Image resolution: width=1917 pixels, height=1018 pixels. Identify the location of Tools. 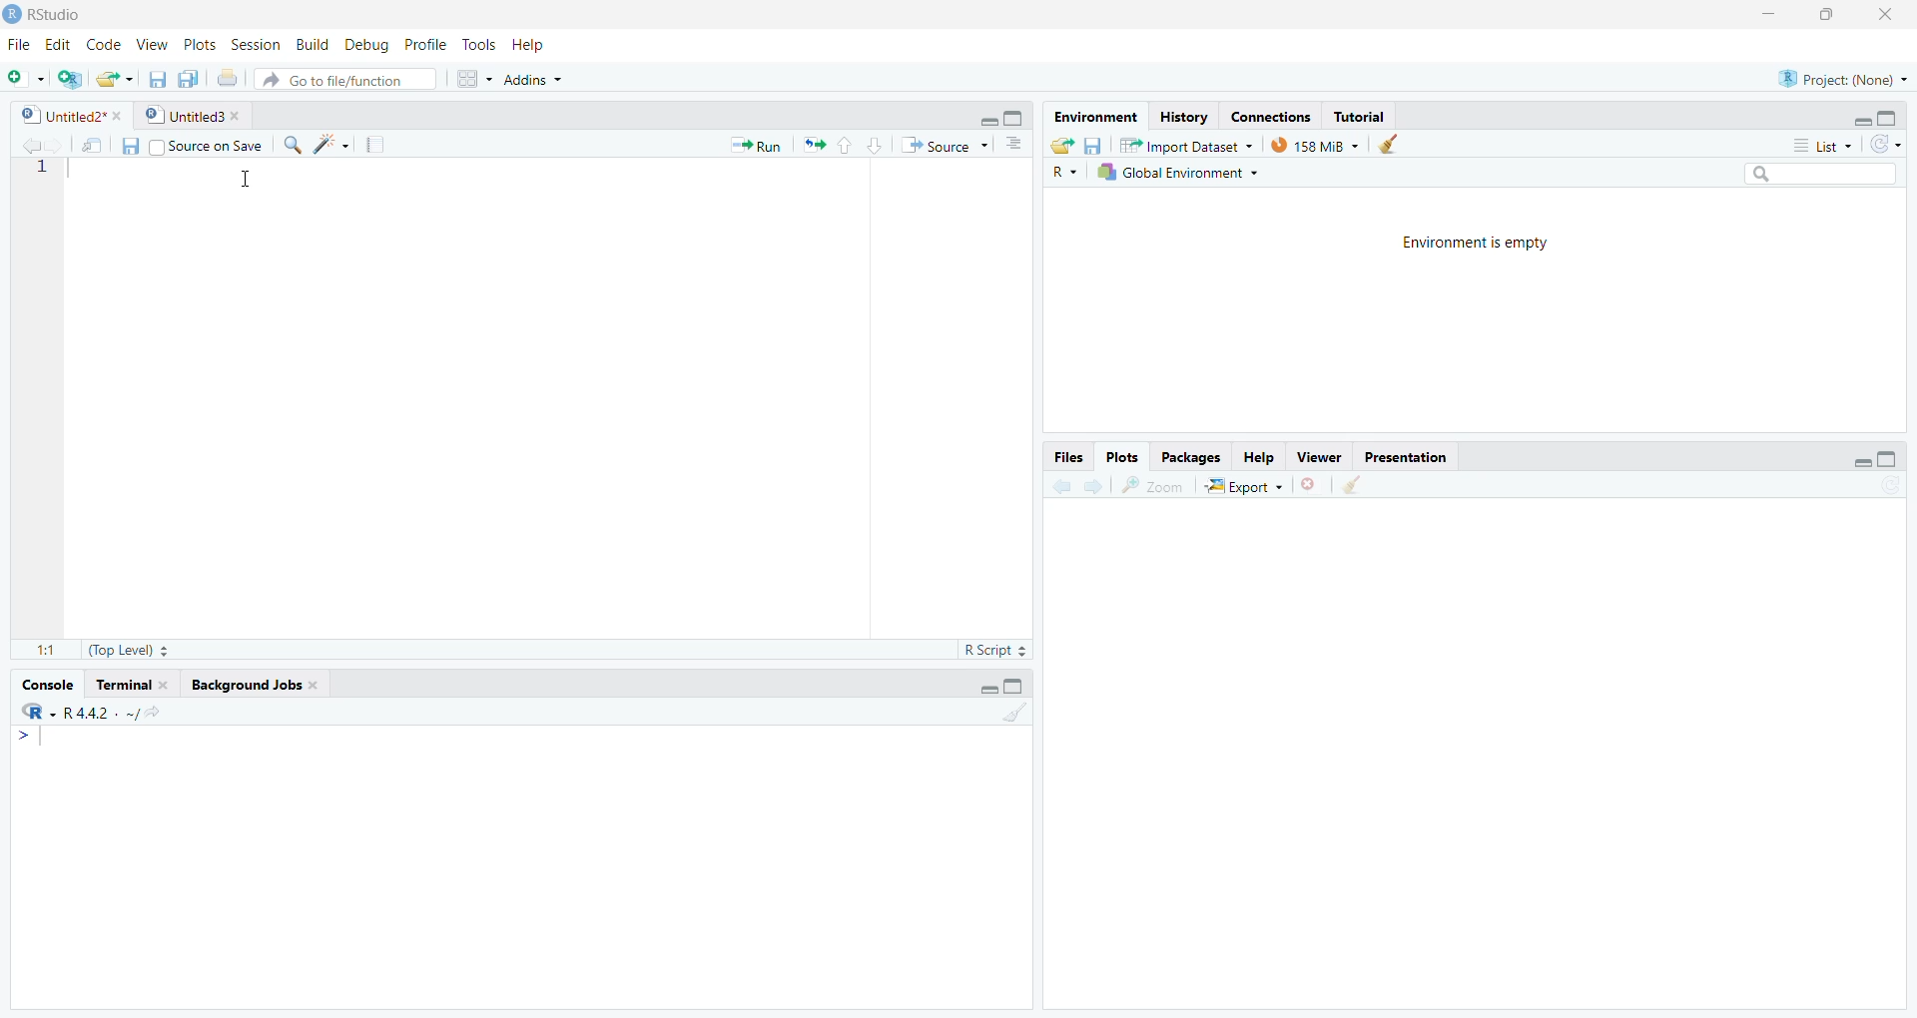
(480, 42).